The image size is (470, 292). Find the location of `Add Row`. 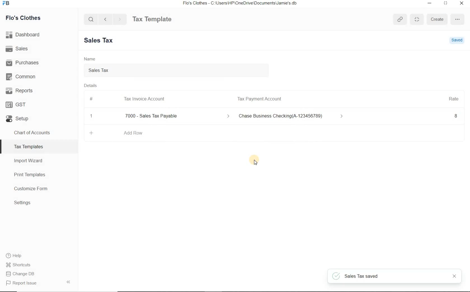

Add Row is located at coordinates (133, 133).